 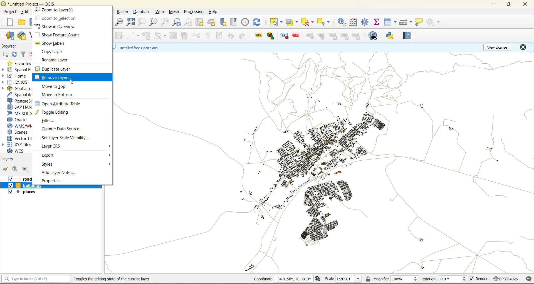 What do you see at coordinates (54, 51) in the screenshot?
I see `copy layer` at bounding box center [54, 51].